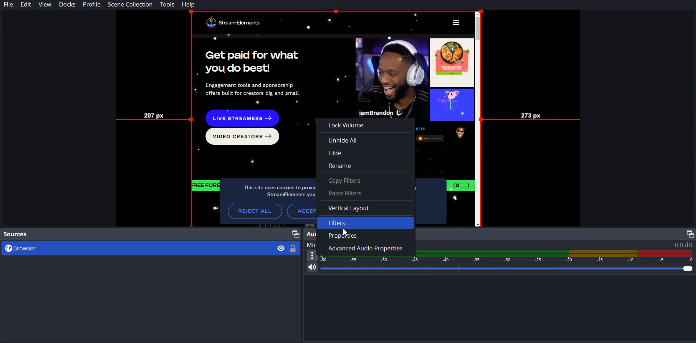 The width and height of the screenshot is (696, 343). Describe the element at coordinates (311, 255) in the screenshot. I see `More` at that location.